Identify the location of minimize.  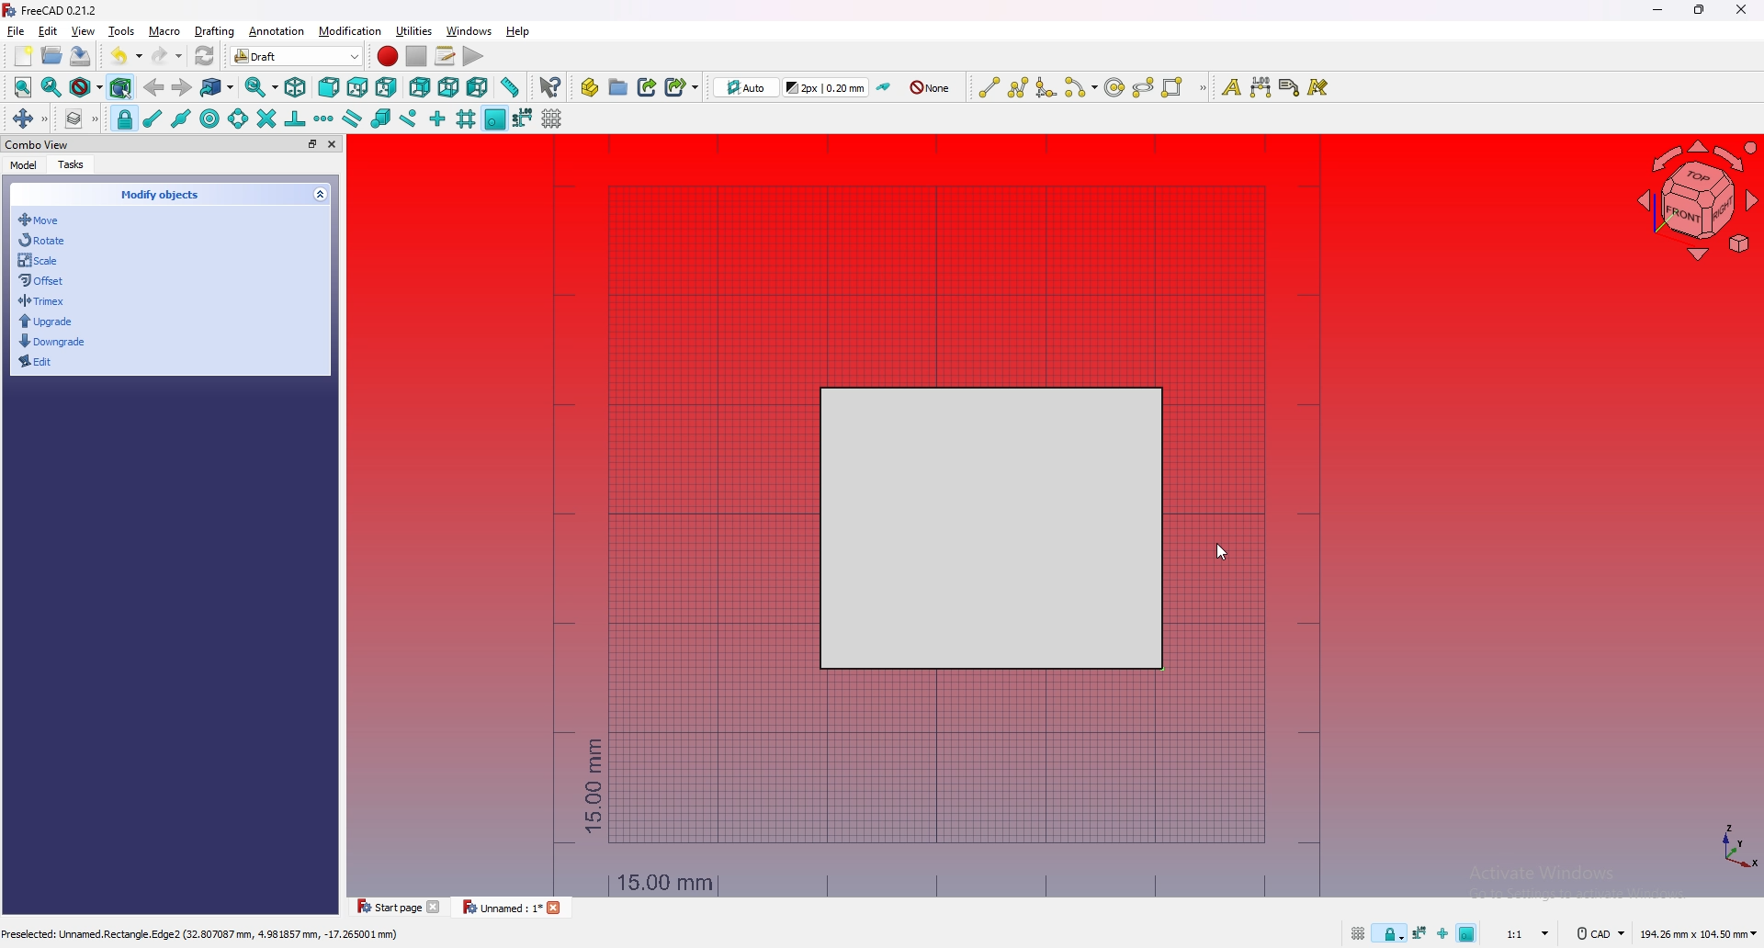
(1658, 10).